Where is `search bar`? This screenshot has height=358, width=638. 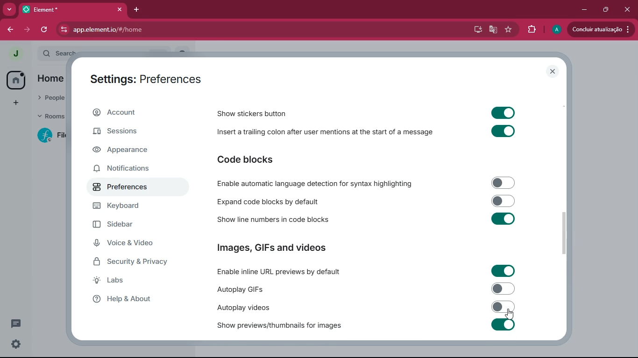
search bar is located at coordinates (57, 53).